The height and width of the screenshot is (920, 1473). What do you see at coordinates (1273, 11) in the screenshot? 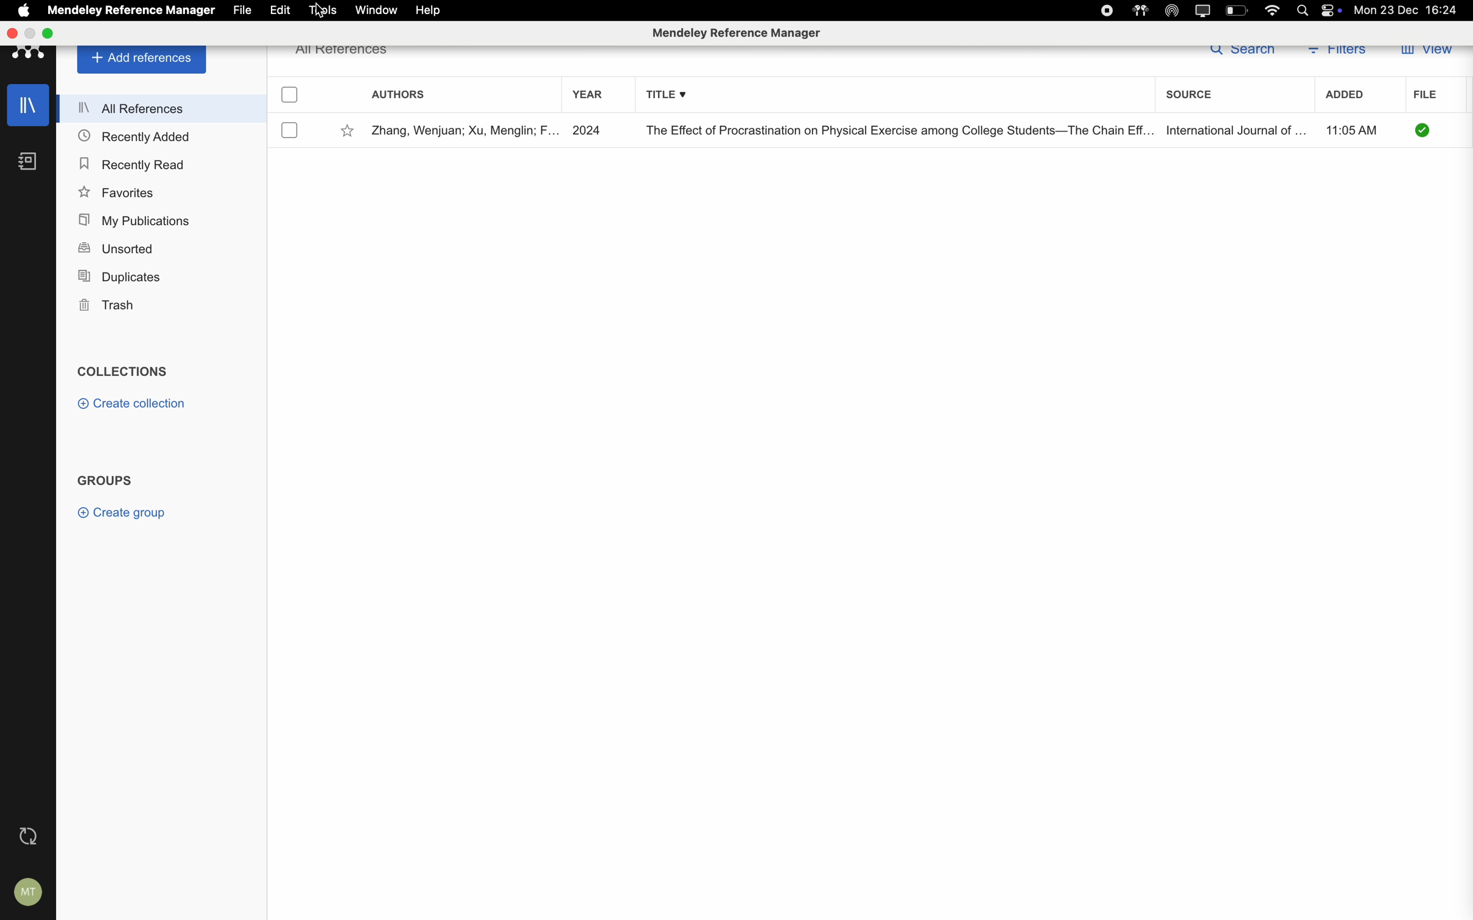
I see `wifi` at bounding box center [1273, 11].